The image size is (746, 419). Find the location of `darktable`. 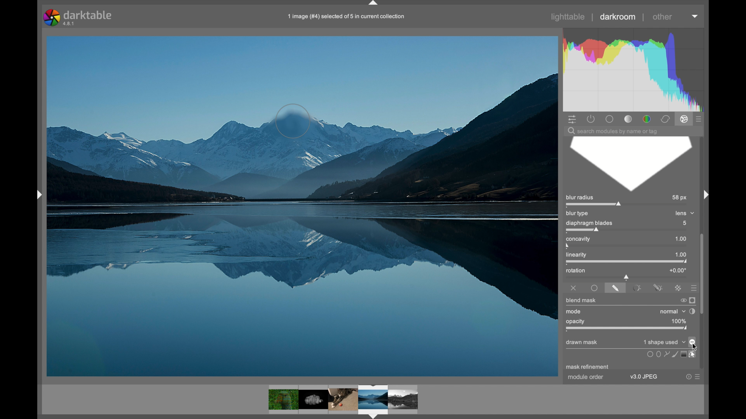

darktable is located at coordinates (77, 17).